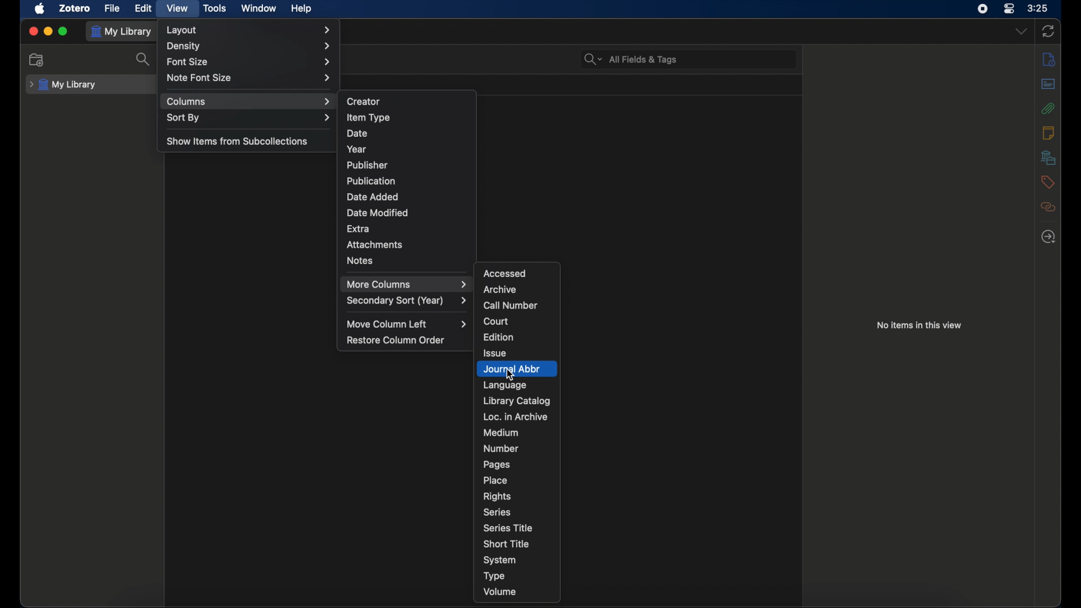 The width and height of the screenshot is (1081, 608). Describe the element at coordinates (407, 284) in the screenshot. I see `more columns` at that location.